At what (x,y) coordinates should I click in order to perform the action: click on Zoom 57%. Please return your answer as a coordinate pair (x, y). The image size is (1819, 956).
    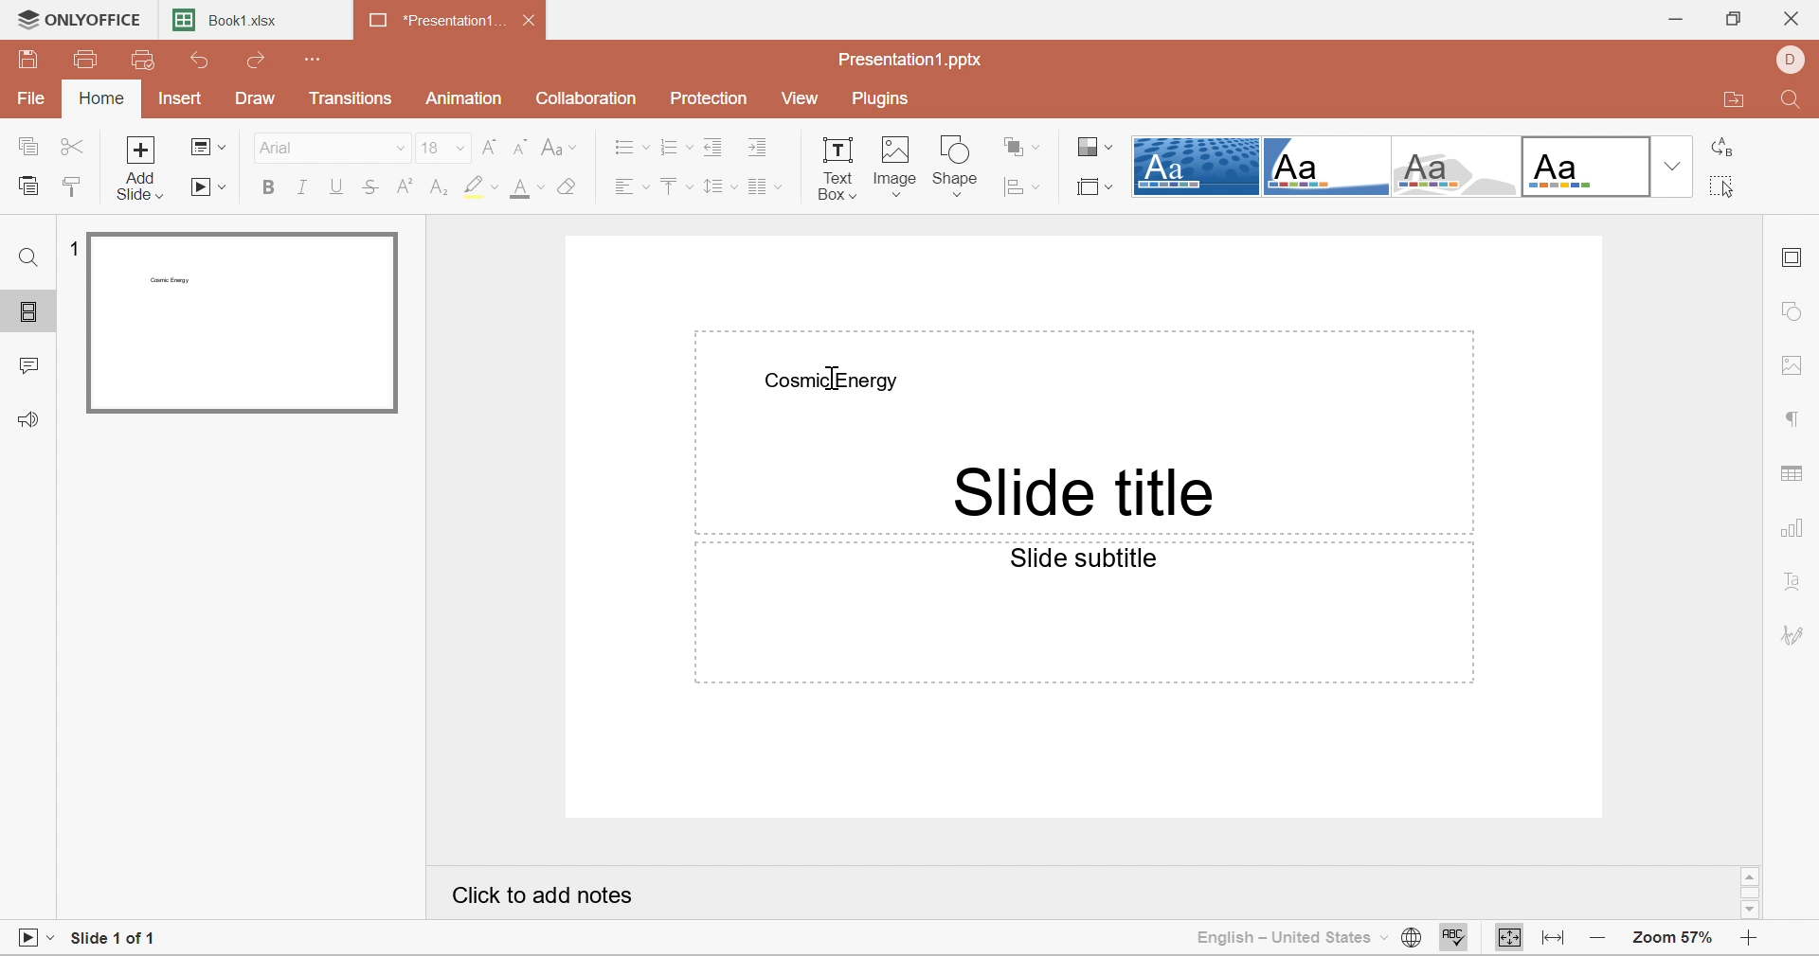
    Looking at the image, I should click on (1674, 938).